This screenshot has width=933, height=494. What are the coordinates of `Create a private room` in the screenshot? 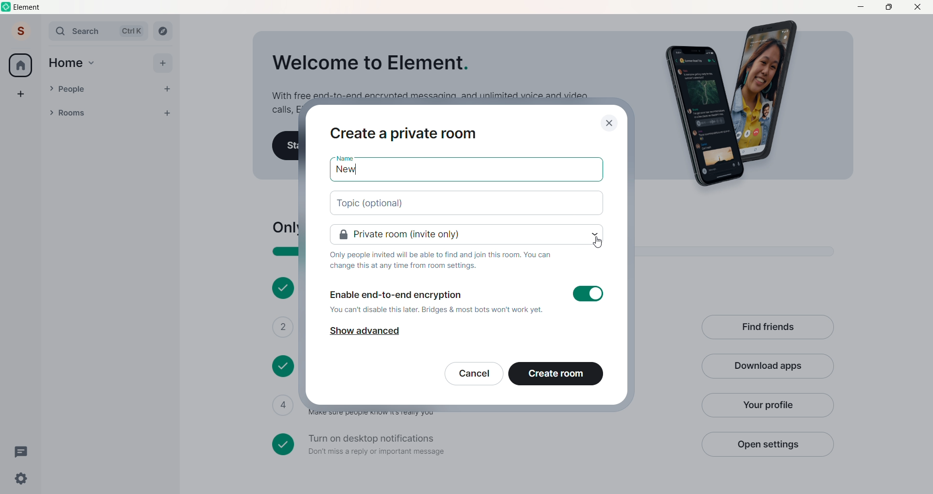 It's located at (404, 134).